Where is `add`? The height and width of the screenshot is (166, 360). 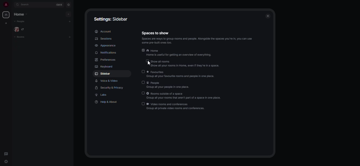
add is located at coordinates (70, 22).